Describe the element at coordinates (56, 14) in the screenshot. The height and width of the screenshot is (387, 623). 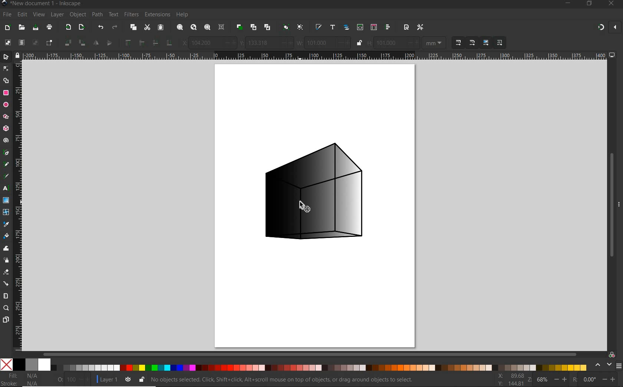
I see `LAYER` at that location.